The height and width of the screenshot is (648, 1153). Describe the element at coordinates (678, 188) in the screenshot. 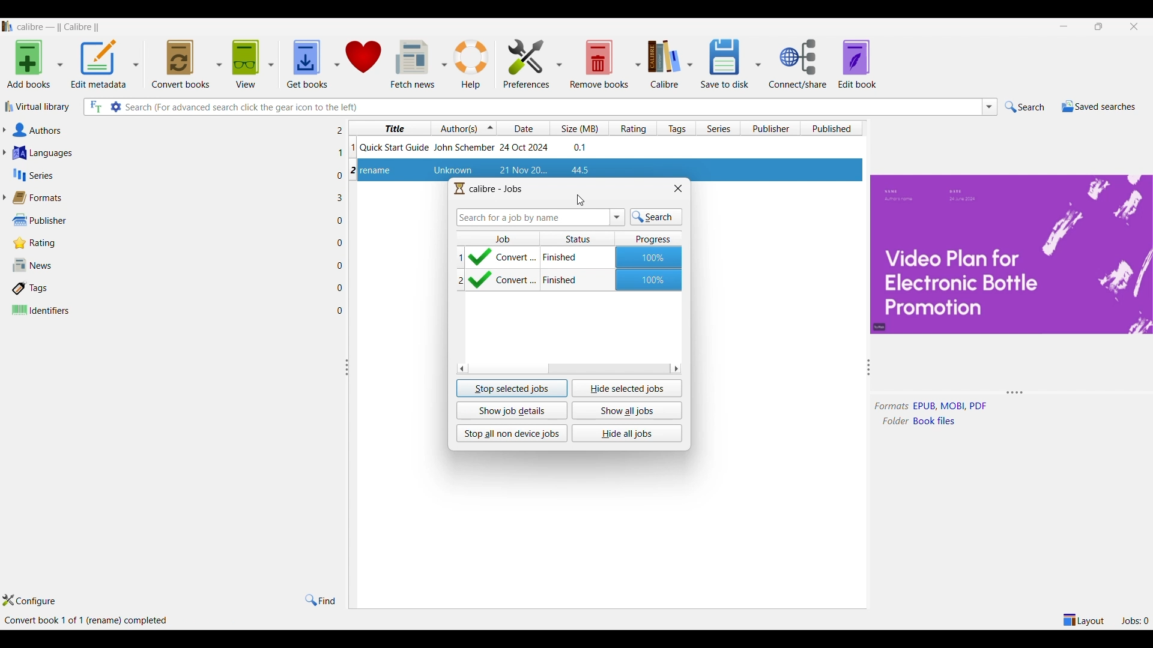

I see `Close` at that location.